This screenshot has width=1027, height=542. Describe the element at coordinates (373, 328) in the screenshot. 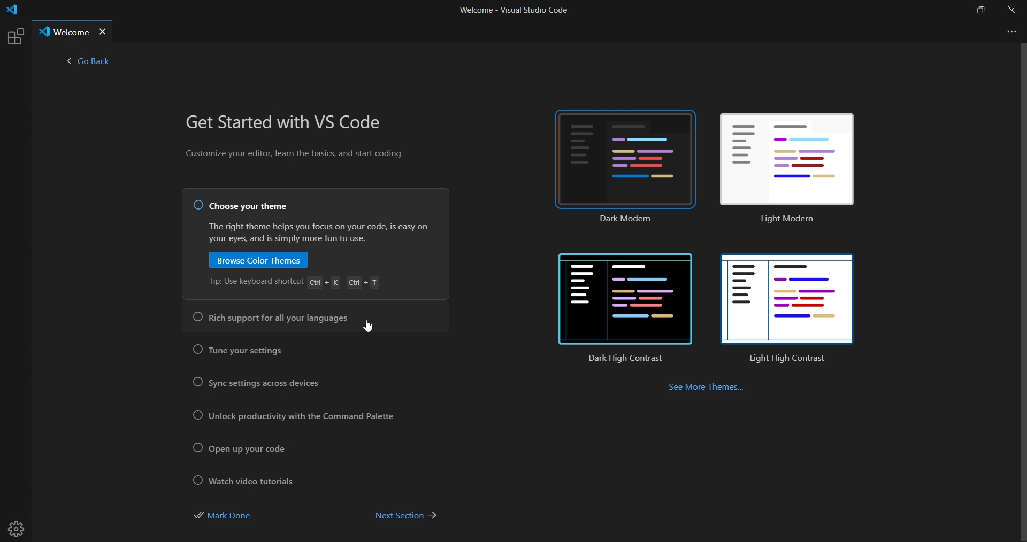

I see `cursor` at that location.